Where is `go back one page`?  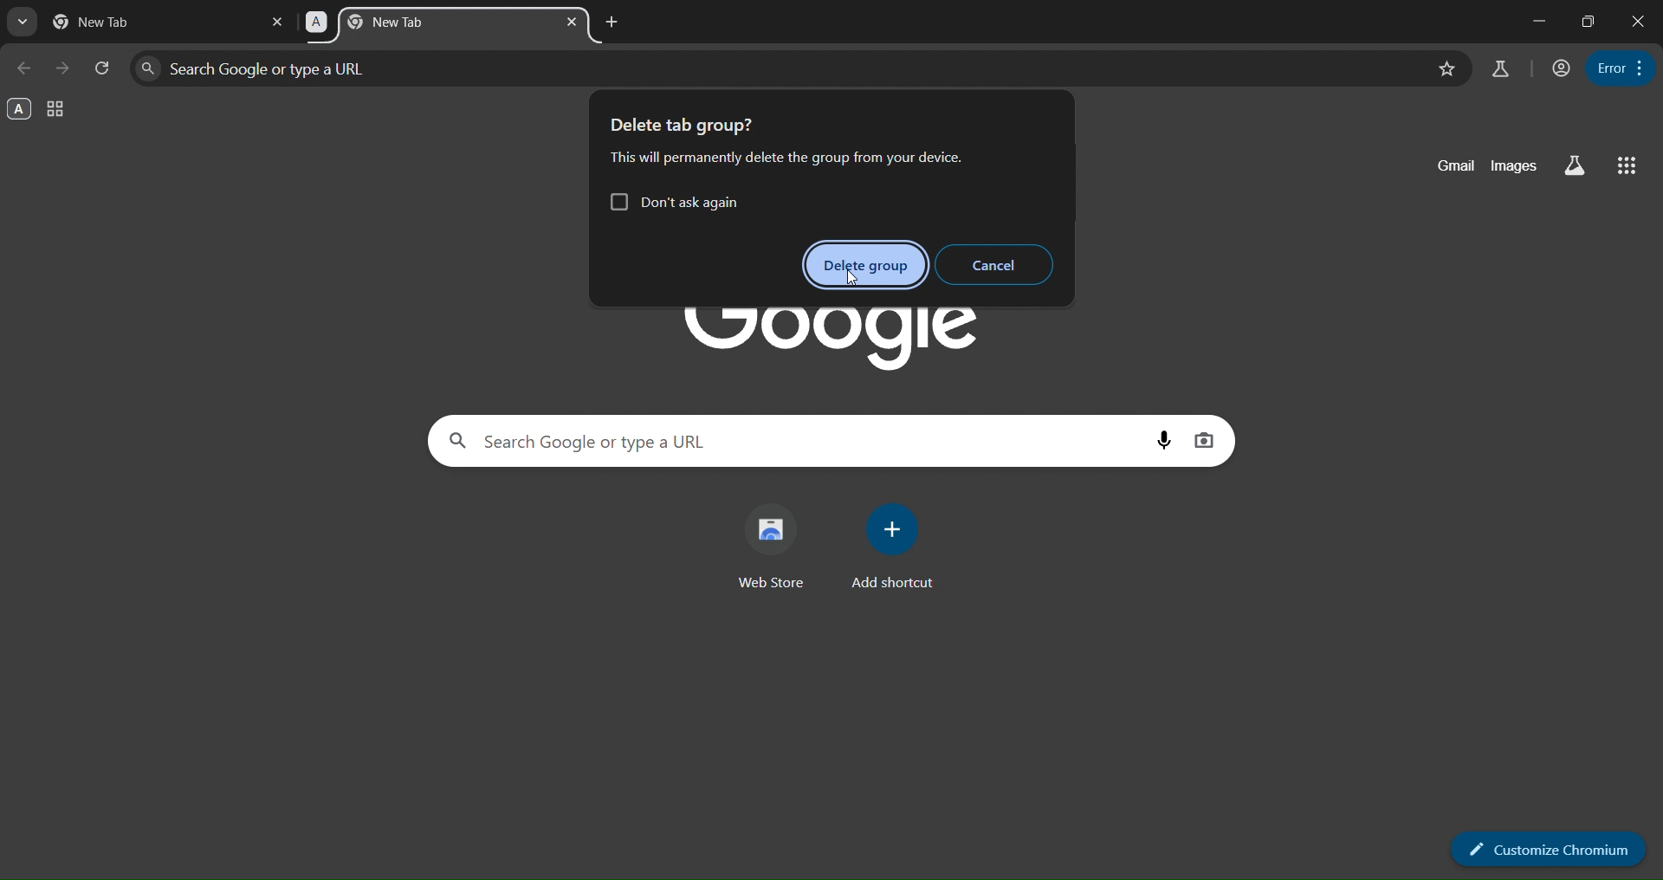
go back one page is located at coordinates (26, 68).